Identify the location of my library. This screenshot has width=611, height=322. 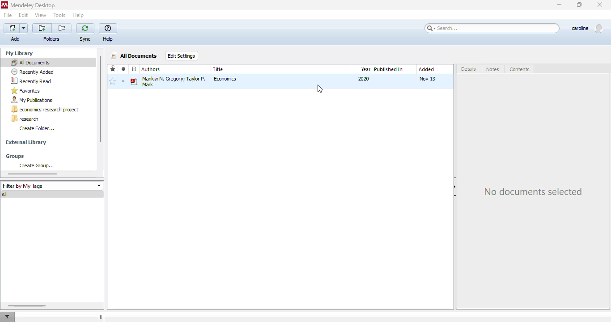
(20, 53).